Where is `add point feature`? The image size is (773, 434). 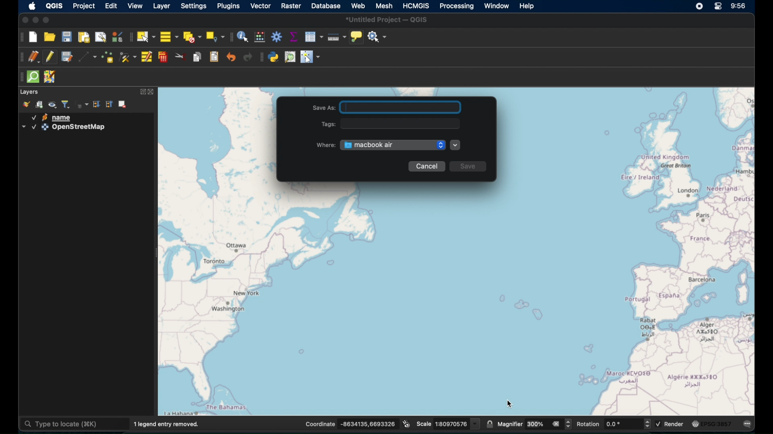
add point feature is located at coordinates (107, 57).